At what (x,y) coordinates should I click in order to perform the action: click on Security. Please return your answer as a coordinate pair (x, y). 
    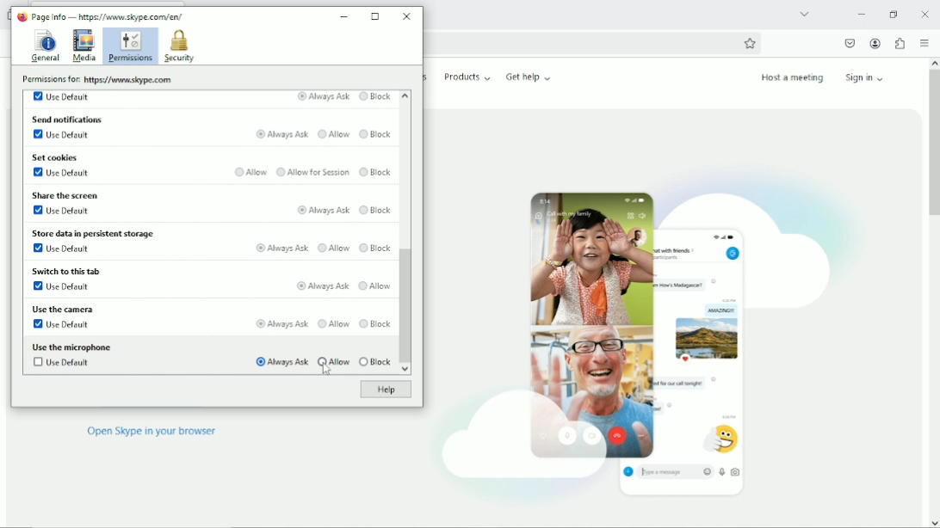
    Looking at the image, I should click on (179, 46).